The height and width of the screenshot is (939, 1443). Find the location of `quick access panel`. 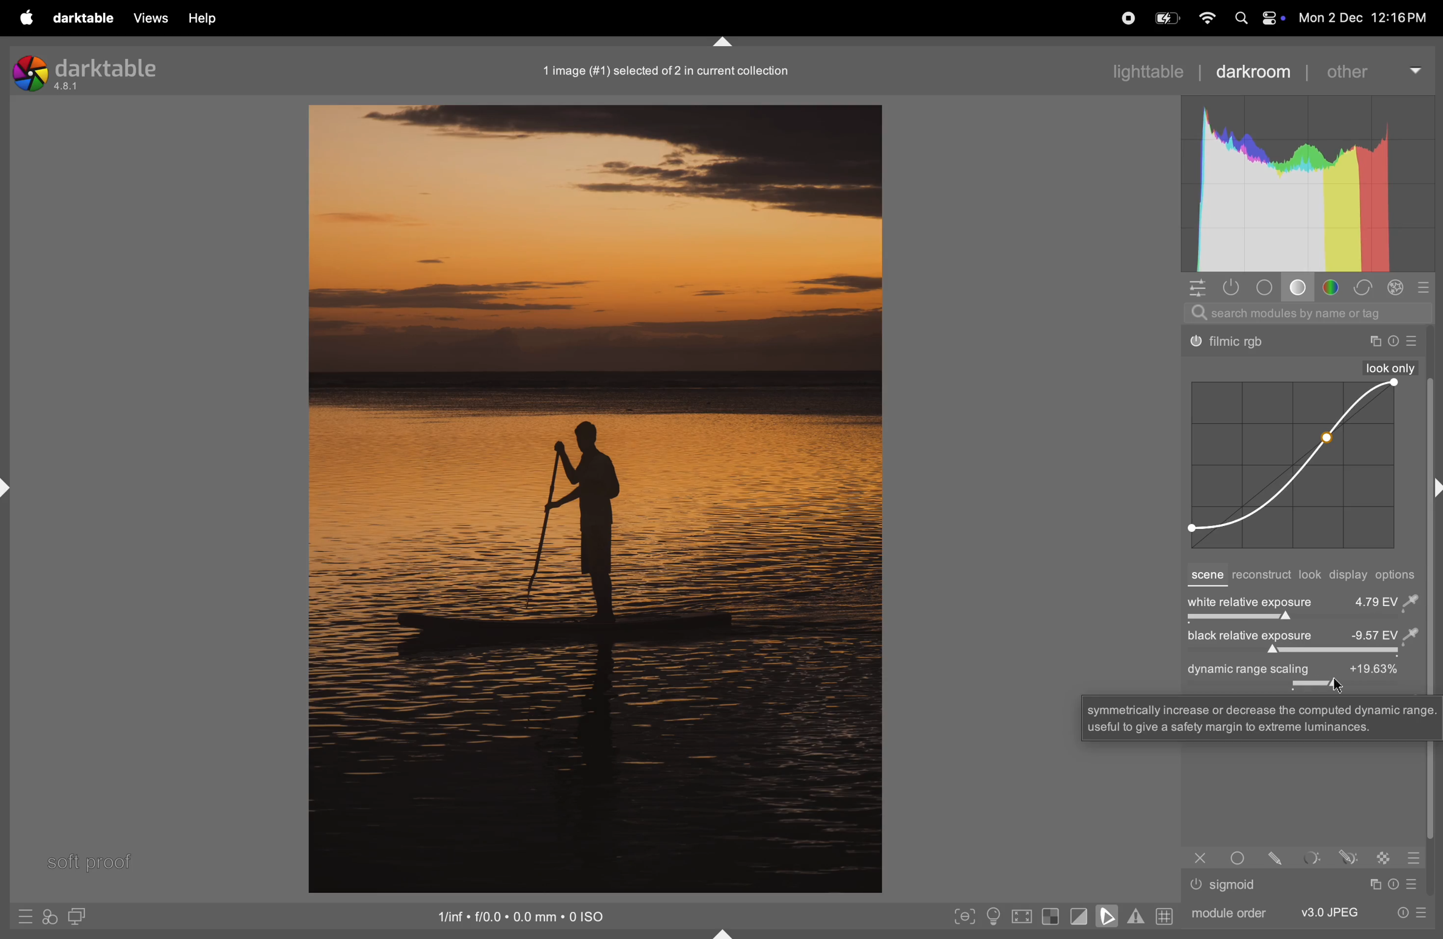

quick access panel is located at coordinates (1195, 287).